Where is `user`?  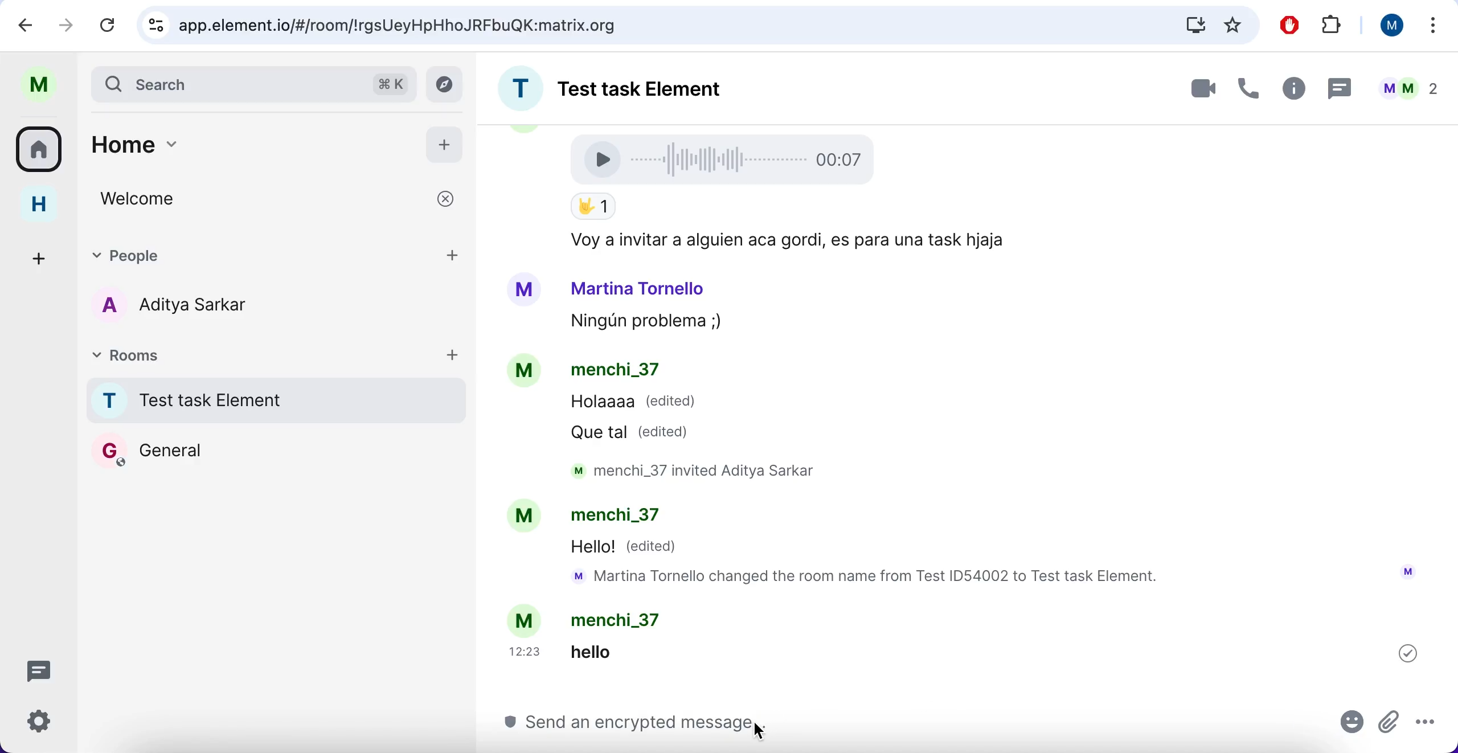
user is located at coordinates (44, 85).